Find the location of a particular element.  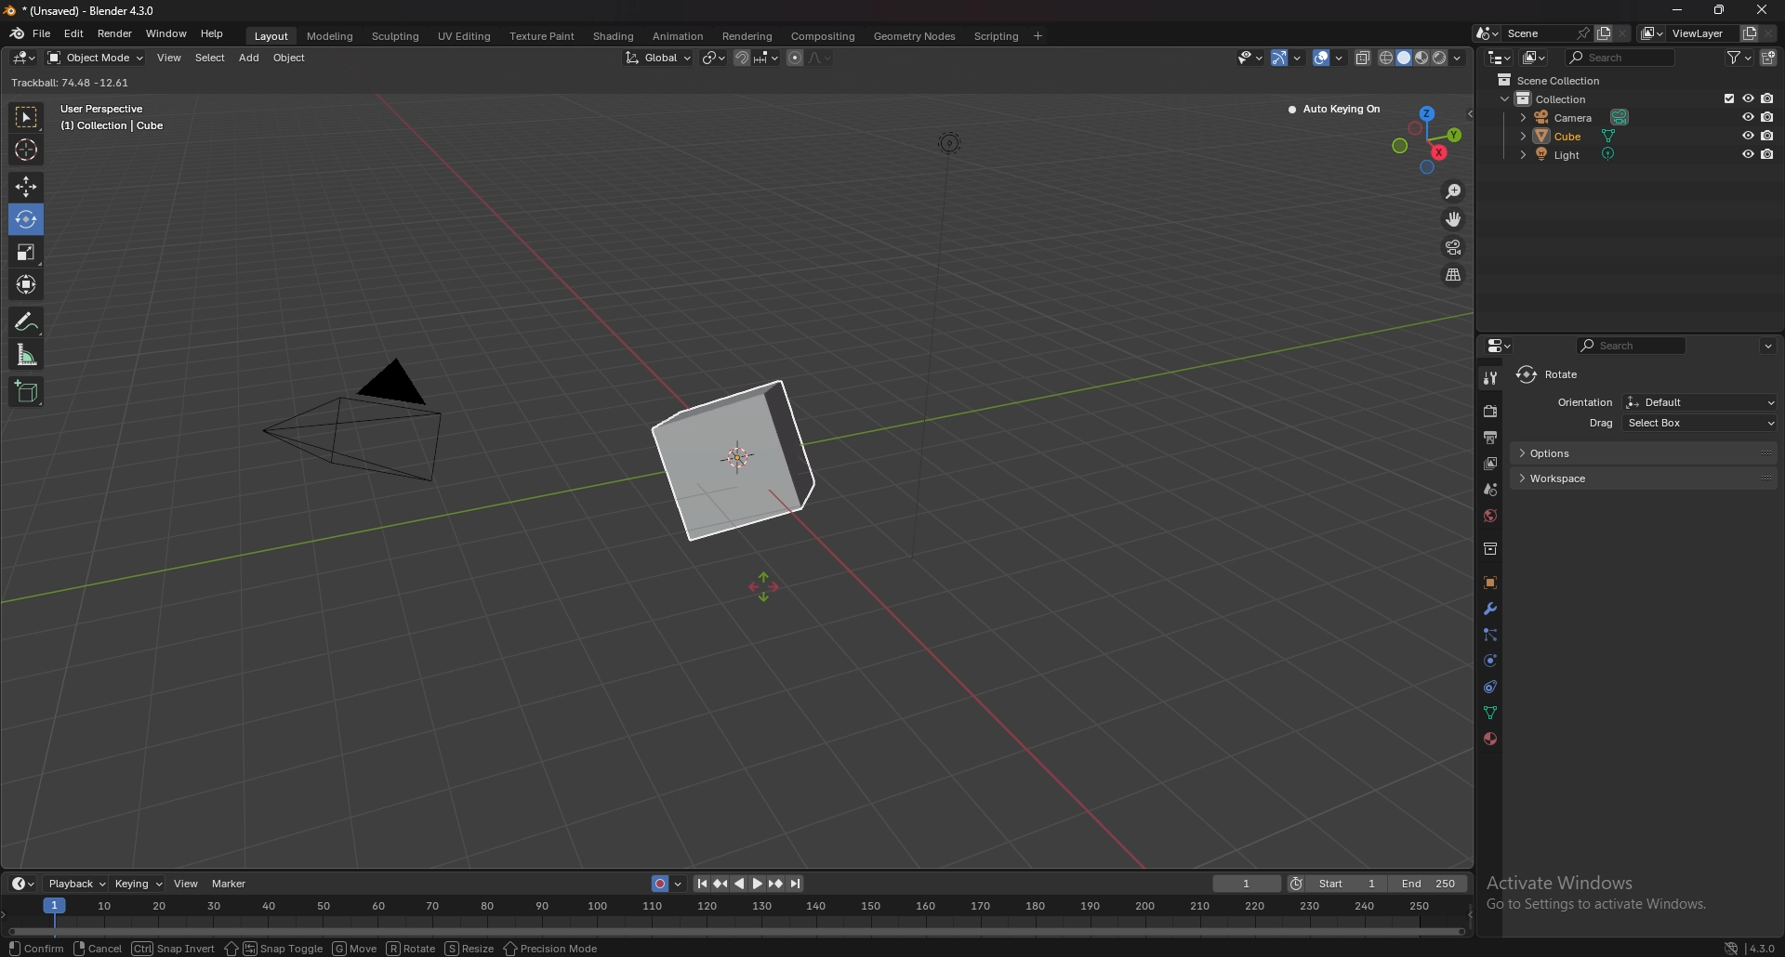

sculpting is located at coordinates (398, 36).